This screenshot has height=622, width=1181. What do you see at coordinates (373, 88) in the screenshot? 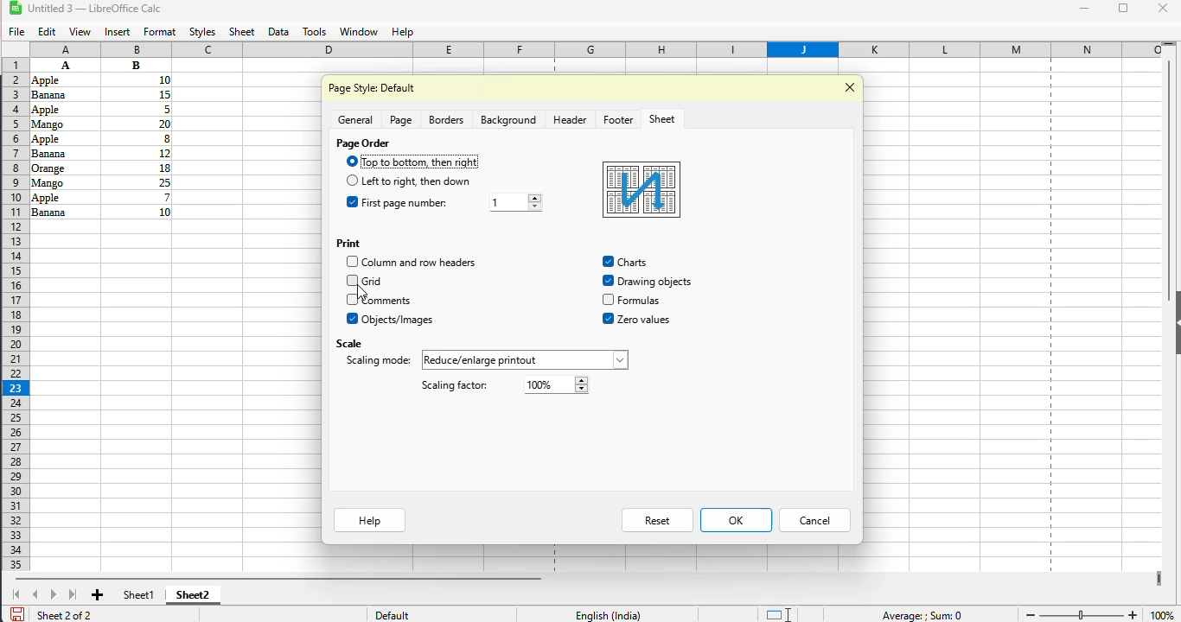
I see `page style default` at bounding box center [373, 88].